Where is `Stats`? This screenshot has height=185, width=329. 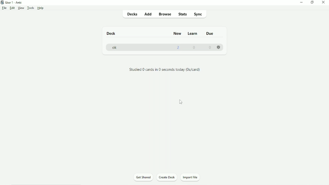 Stats is located at coordinates (183, 14).